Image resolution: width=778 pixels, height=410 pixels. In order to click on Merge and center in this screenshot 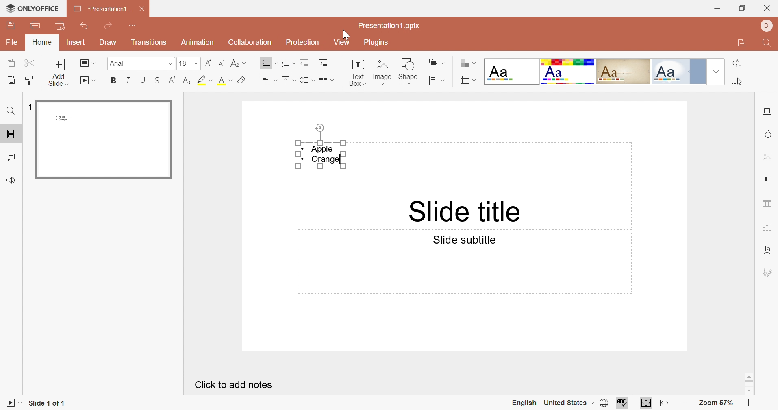, I will do `click(324, 80)`.